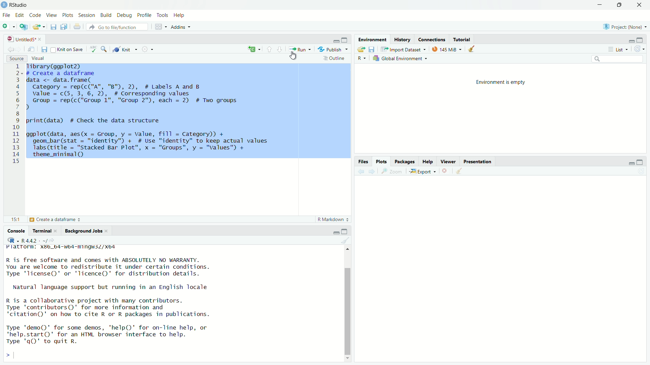 The image size is (650, 365). I want to click on R, so click(13, 240).